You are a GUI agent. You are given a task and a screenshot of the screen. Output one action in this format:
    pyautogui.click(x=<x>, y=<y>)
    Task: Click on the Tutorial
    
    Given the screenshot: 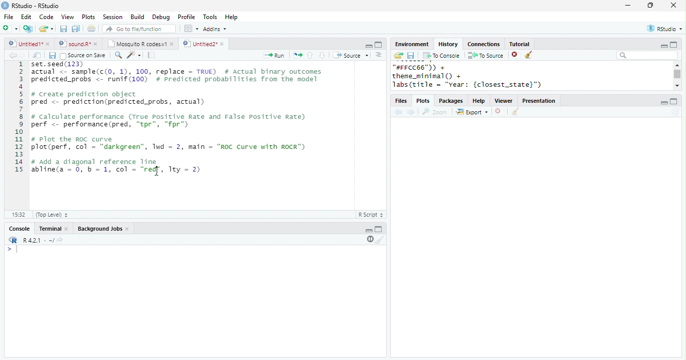 What is the action you would take?
    pyautogui.click(x=519, y=44)
    